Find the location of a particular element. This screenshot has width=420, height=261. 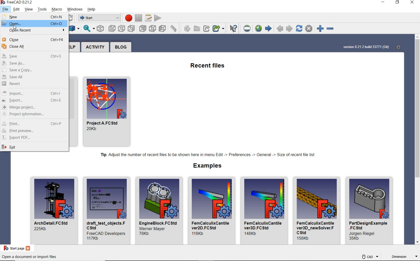

name is located at coordinates (52, 223).